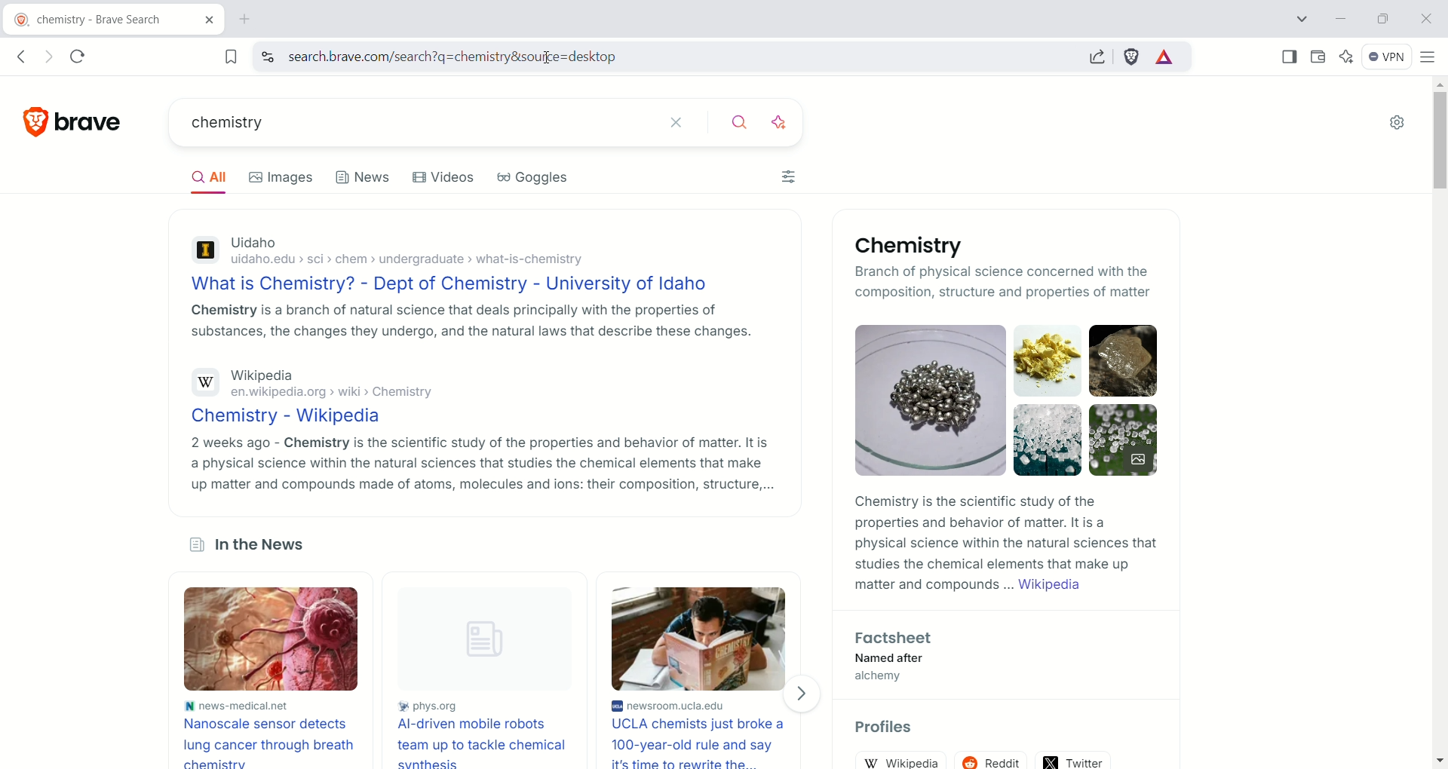  What do you see at coordinates (1439, 423) in the screenshot?
I see `vertical scroll bar` at bounding box center [1439, 423].